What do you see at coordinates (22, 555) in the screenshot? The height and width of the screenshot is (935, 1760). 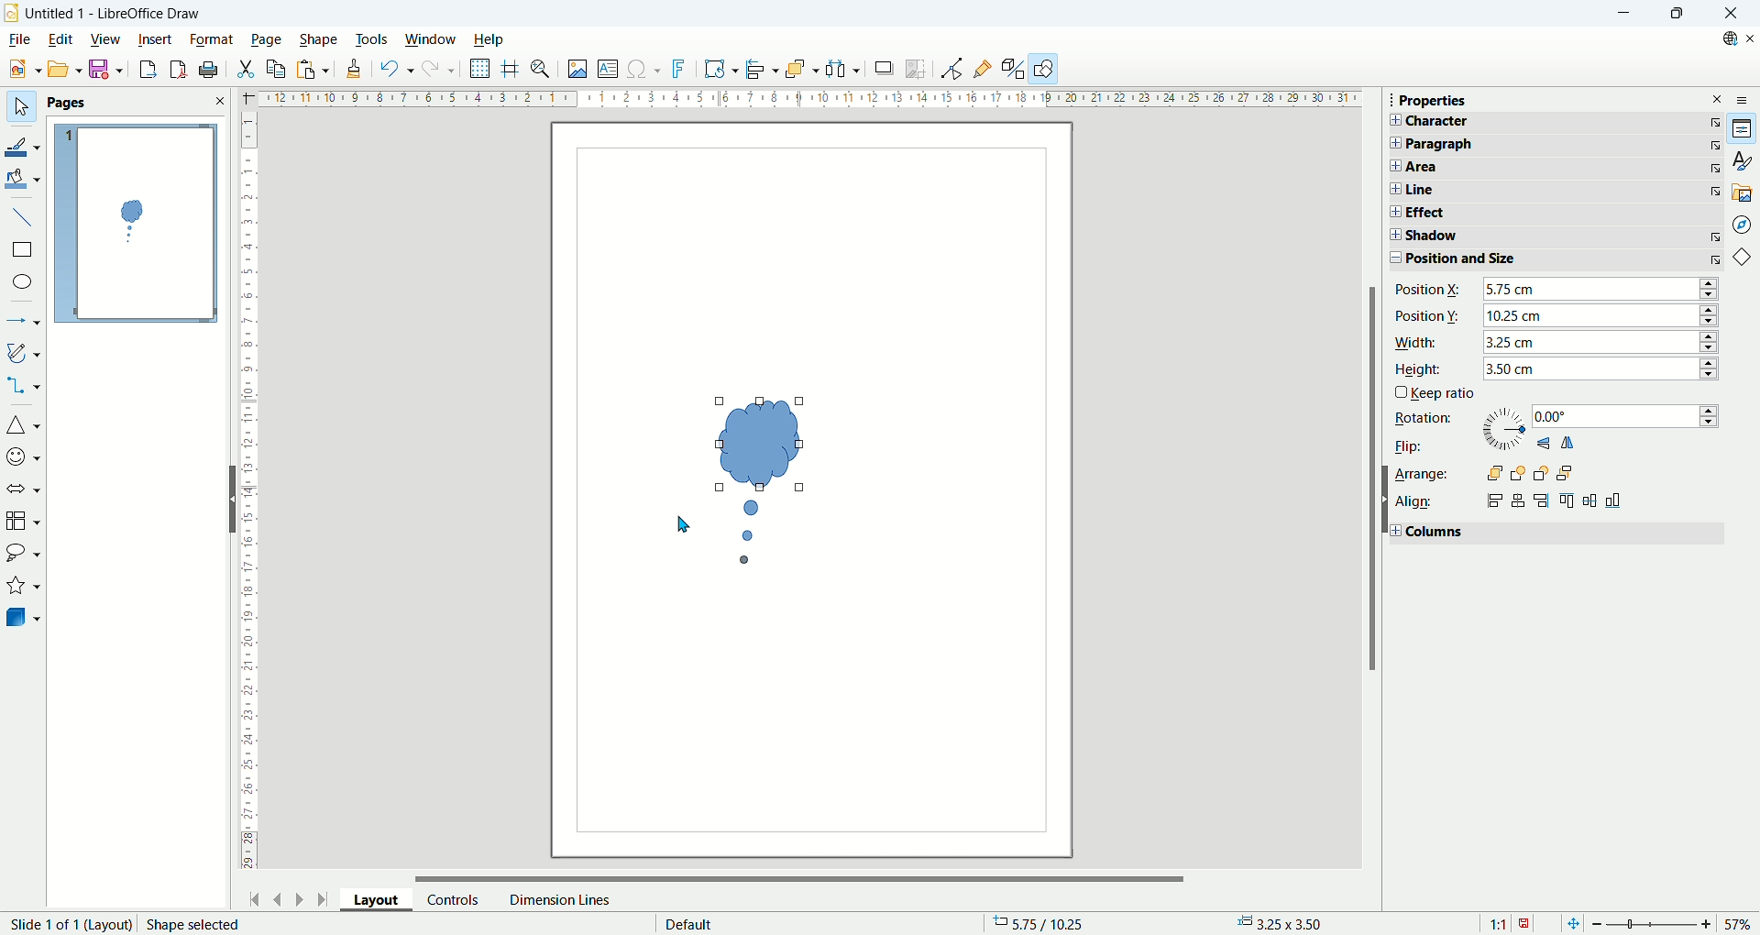 I see `callout shapes` at bounding box center [22, 555].